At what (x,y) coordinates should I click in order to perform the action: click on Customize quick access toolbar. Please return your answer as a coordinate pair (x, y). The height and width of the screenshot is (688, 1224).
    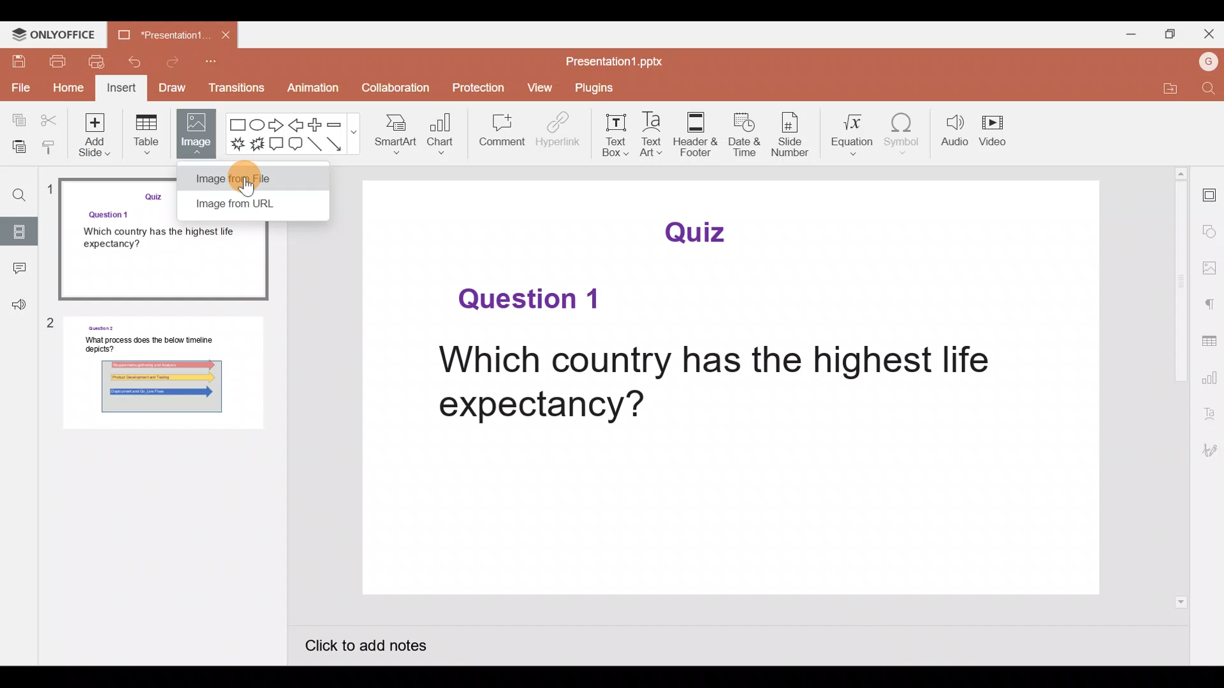
    Looking at the image, I should click on (219, 64).